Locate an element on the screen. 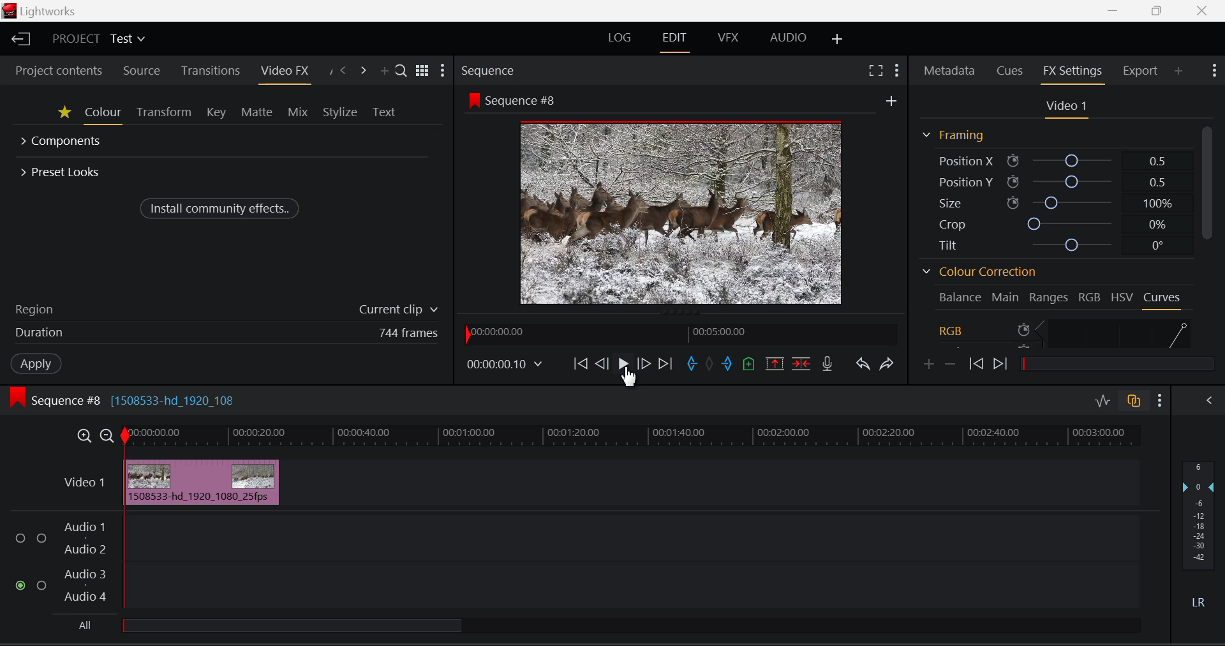 The image size is (1225, 646). Tilt is located at coordinates (1051, 244).